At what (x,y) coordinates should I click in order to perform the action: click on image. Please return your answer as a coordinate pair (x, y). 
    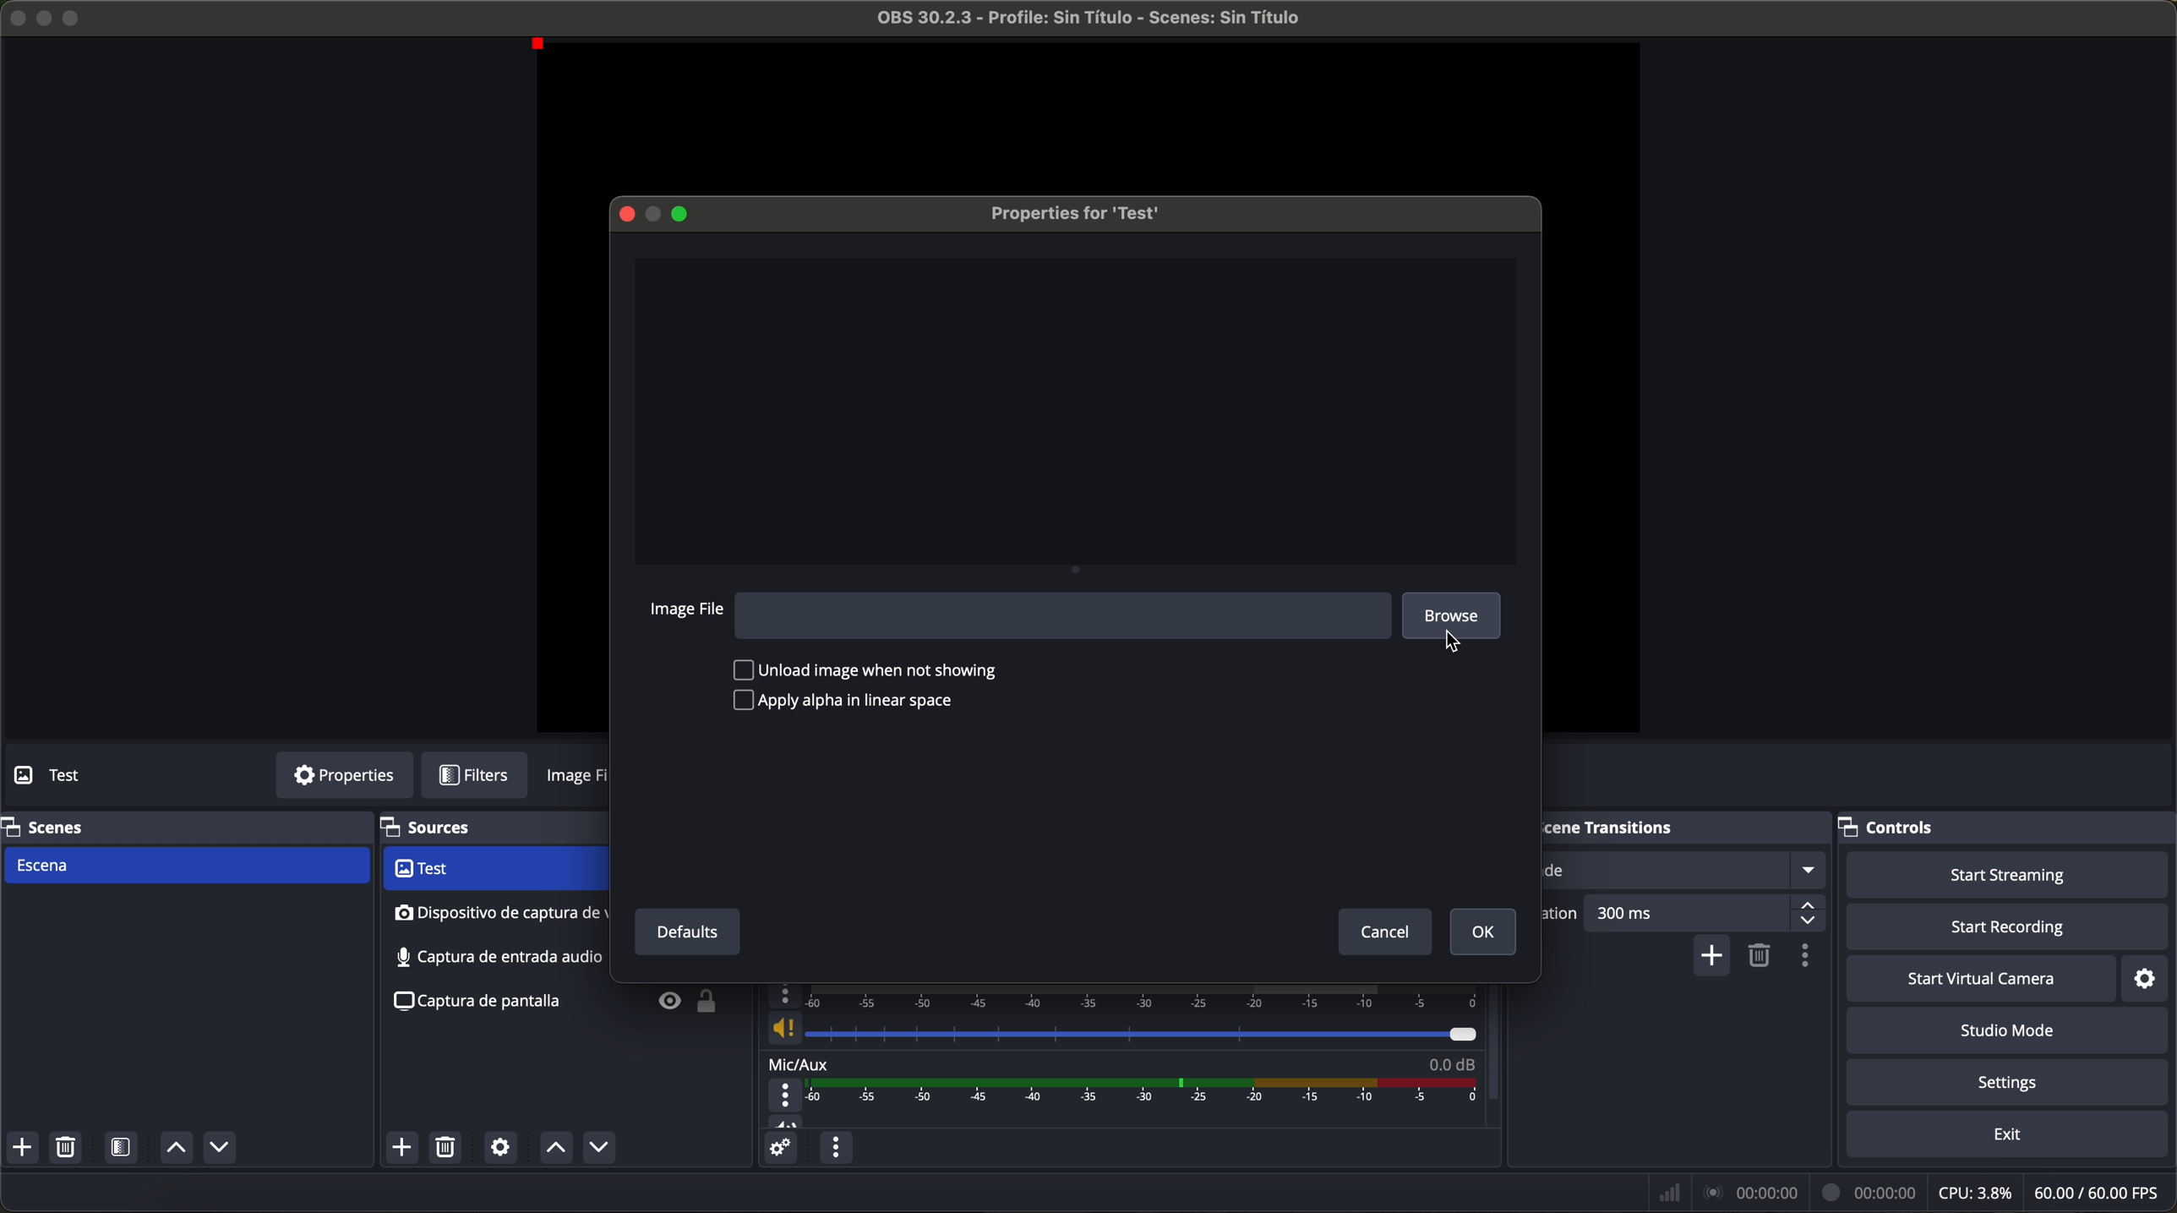
    Looking at the image, I should click on (579, 779).